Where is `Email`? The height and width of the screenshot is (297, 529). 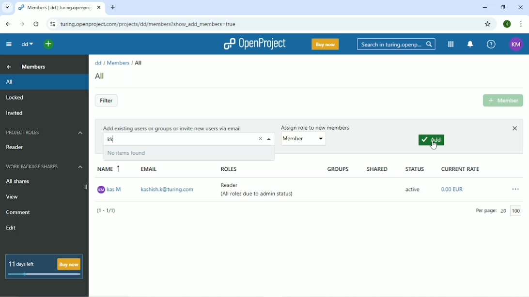 Email is located at coordinates (151, 169).